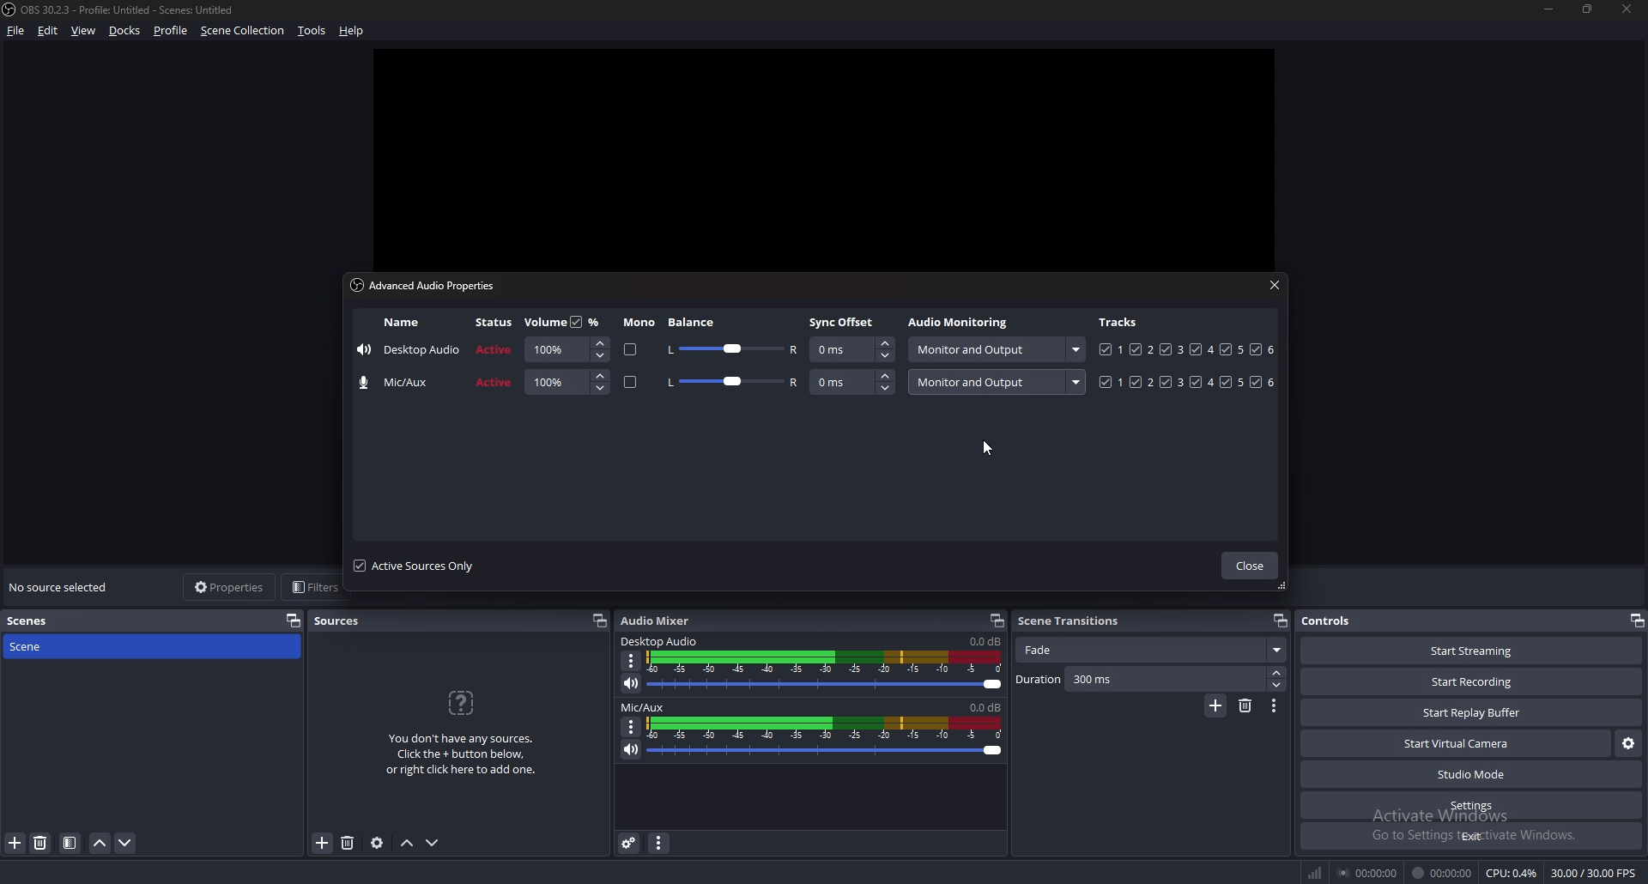 The width and height of the screenshot is (1648, 884). I want to click on duration, so click(1139, 680).